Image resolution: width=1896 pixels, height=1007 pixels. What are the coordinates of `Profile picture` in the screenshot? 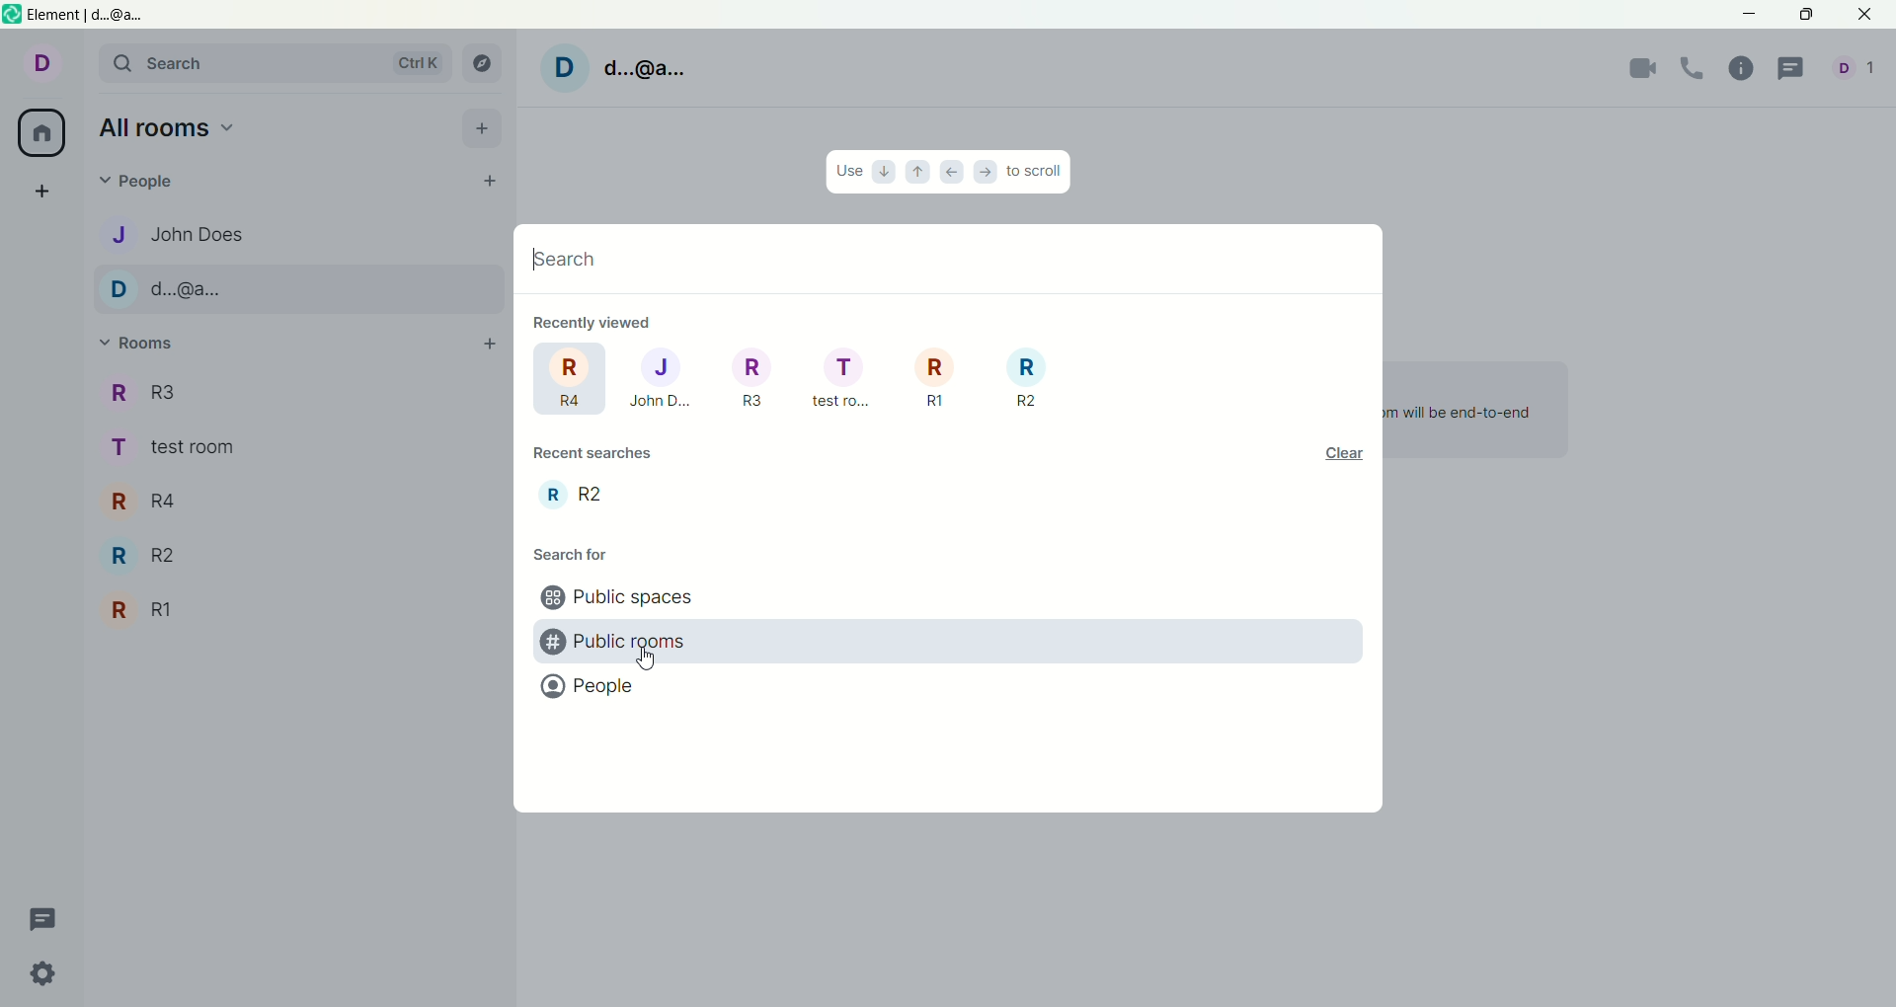 It's located at (565, 69).